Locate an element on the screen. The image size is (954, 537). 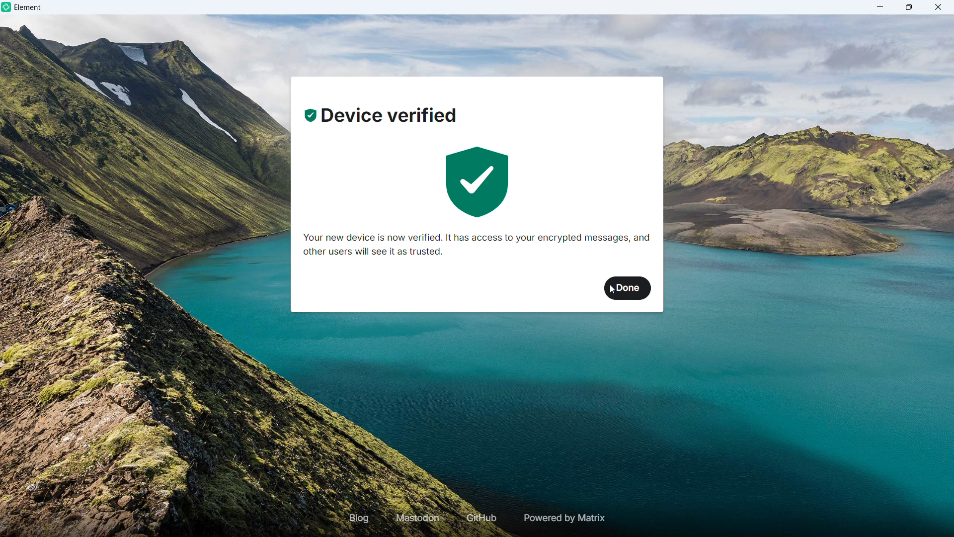
close  is located at coordinates (938, 7).